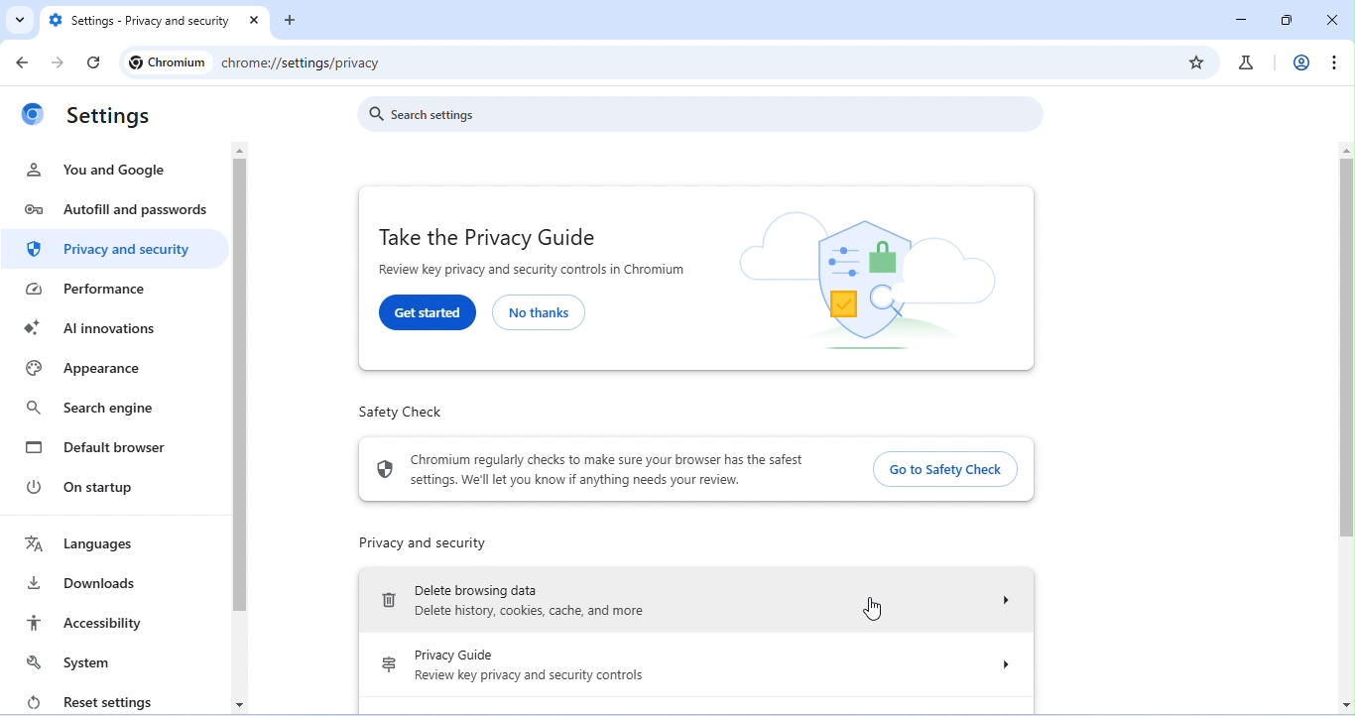 This screenshot has width=1355, height=716. What do you see at coordinates (536, 271) in the screenshot?
I see `review key privacy and security control in chromium` at bounding box center [536, 271].